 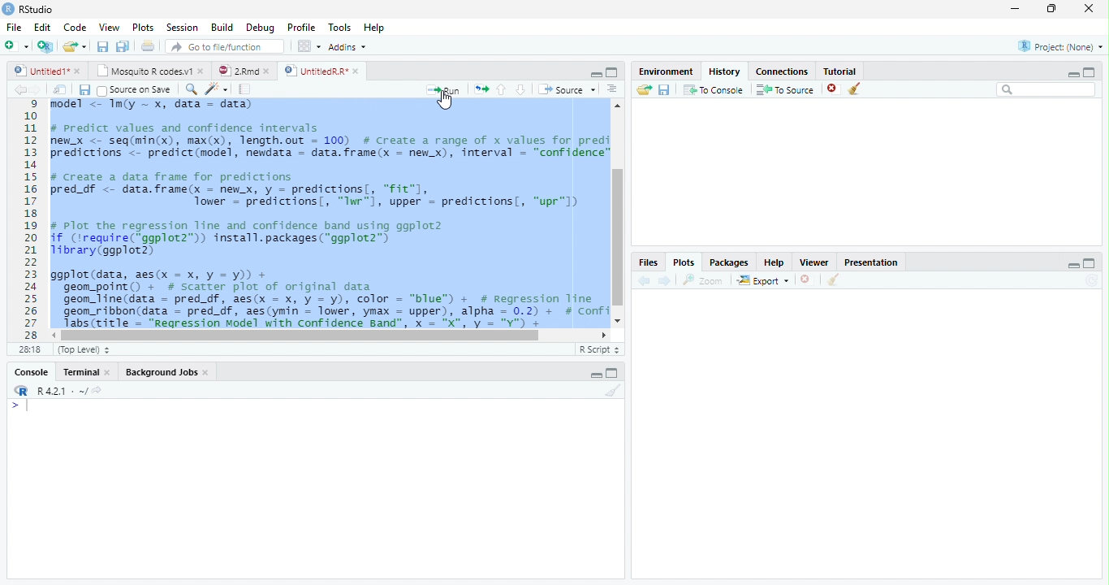 What do you see at coordinates (614, 391) in the screenshot?
I see `Clear console` at bounding box center [614, 391].